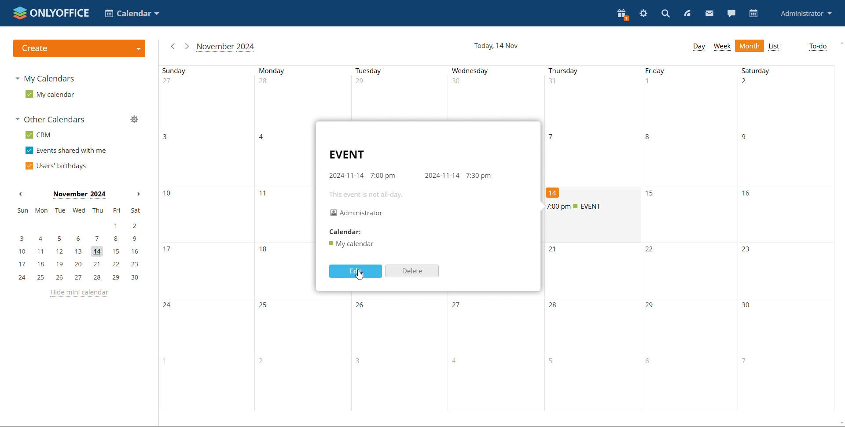  I want to click on current month, so click(79, 195).